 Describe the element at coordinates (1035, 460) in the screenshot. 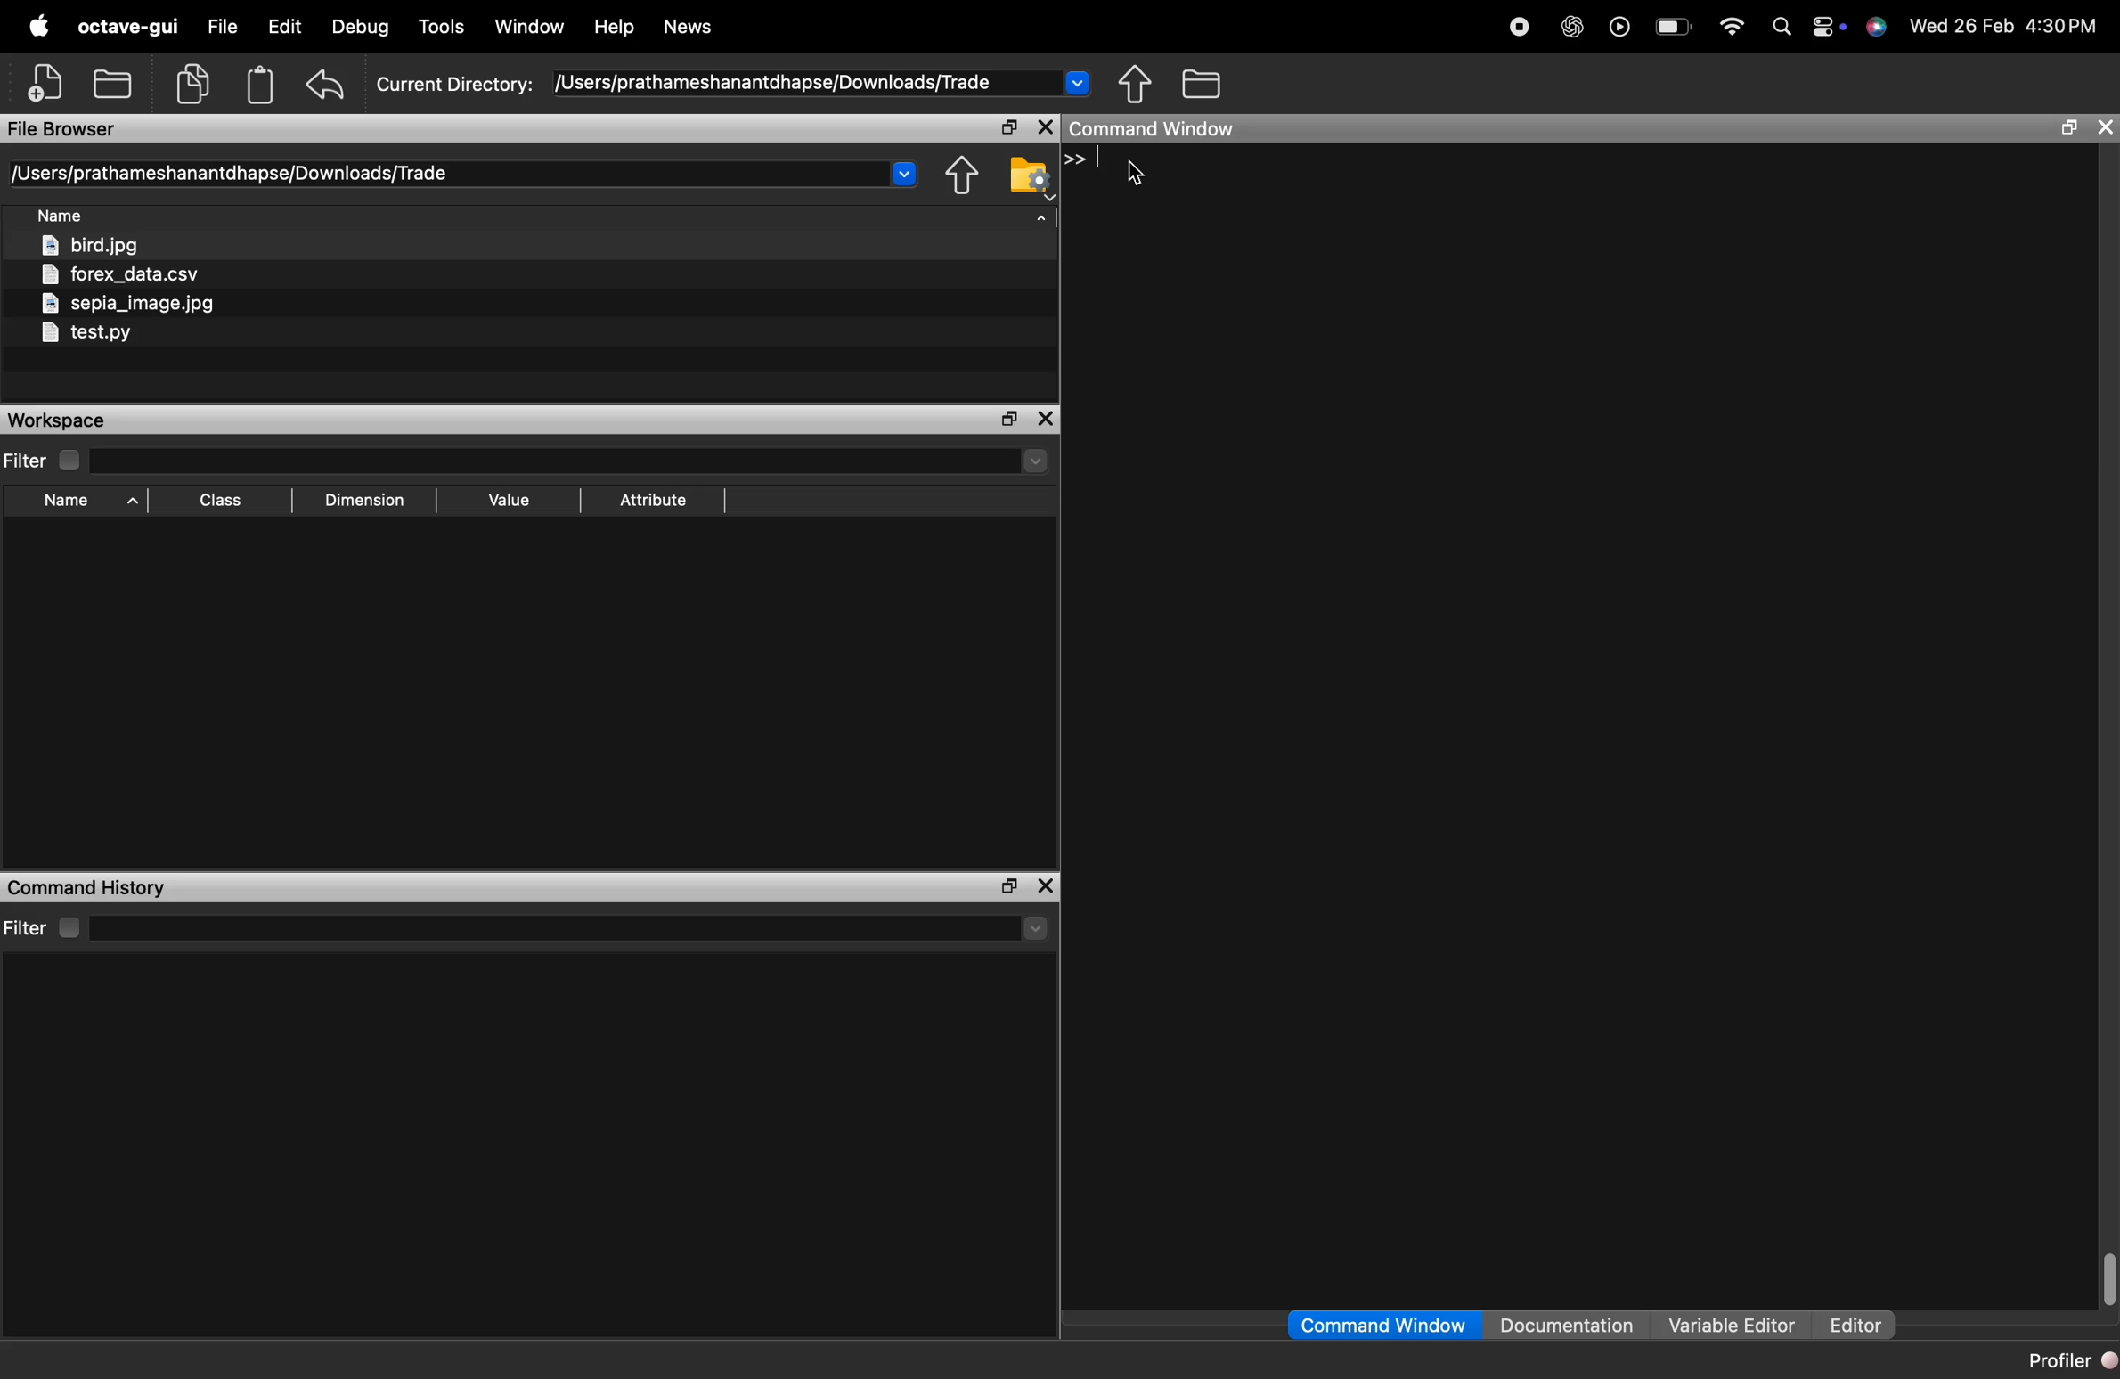

I see `Drop-down ` at that location.